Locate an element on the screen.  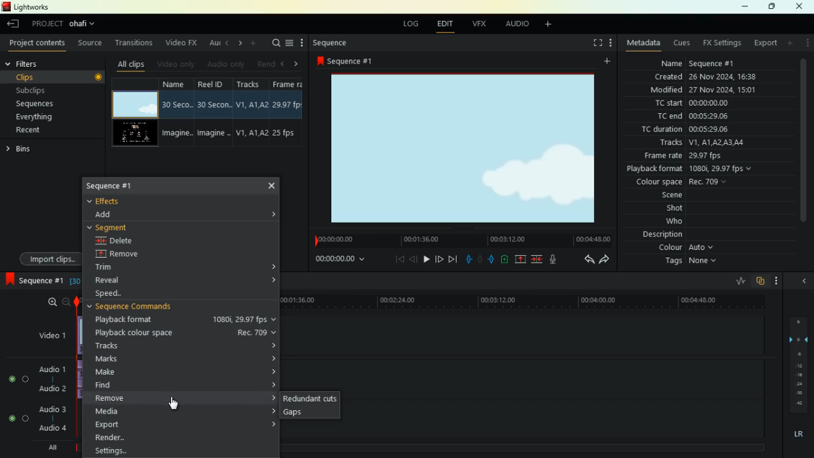
fx settings is located at coordinates (719, 43).